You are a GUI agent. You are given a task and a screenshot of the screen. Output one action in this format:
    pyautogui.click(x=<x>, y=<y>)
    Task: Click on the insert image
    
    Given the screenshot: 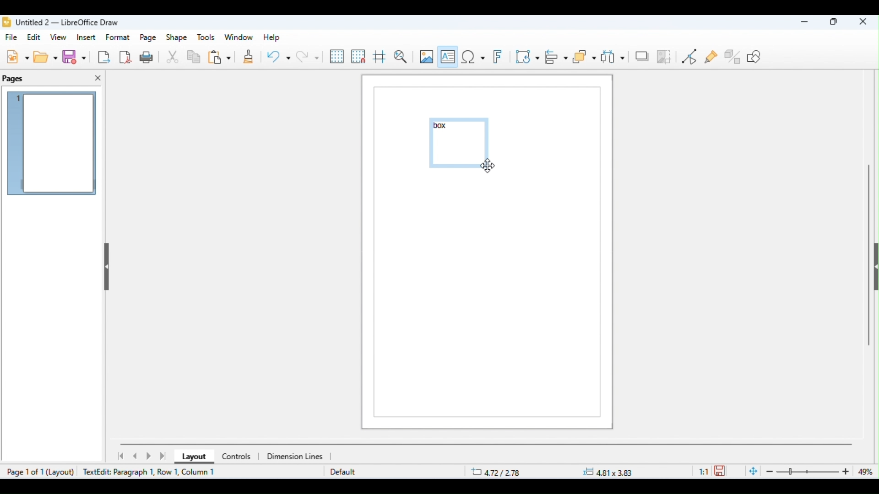 What is the action you would take?
    pyautogui.click(x=426, y=56)
    